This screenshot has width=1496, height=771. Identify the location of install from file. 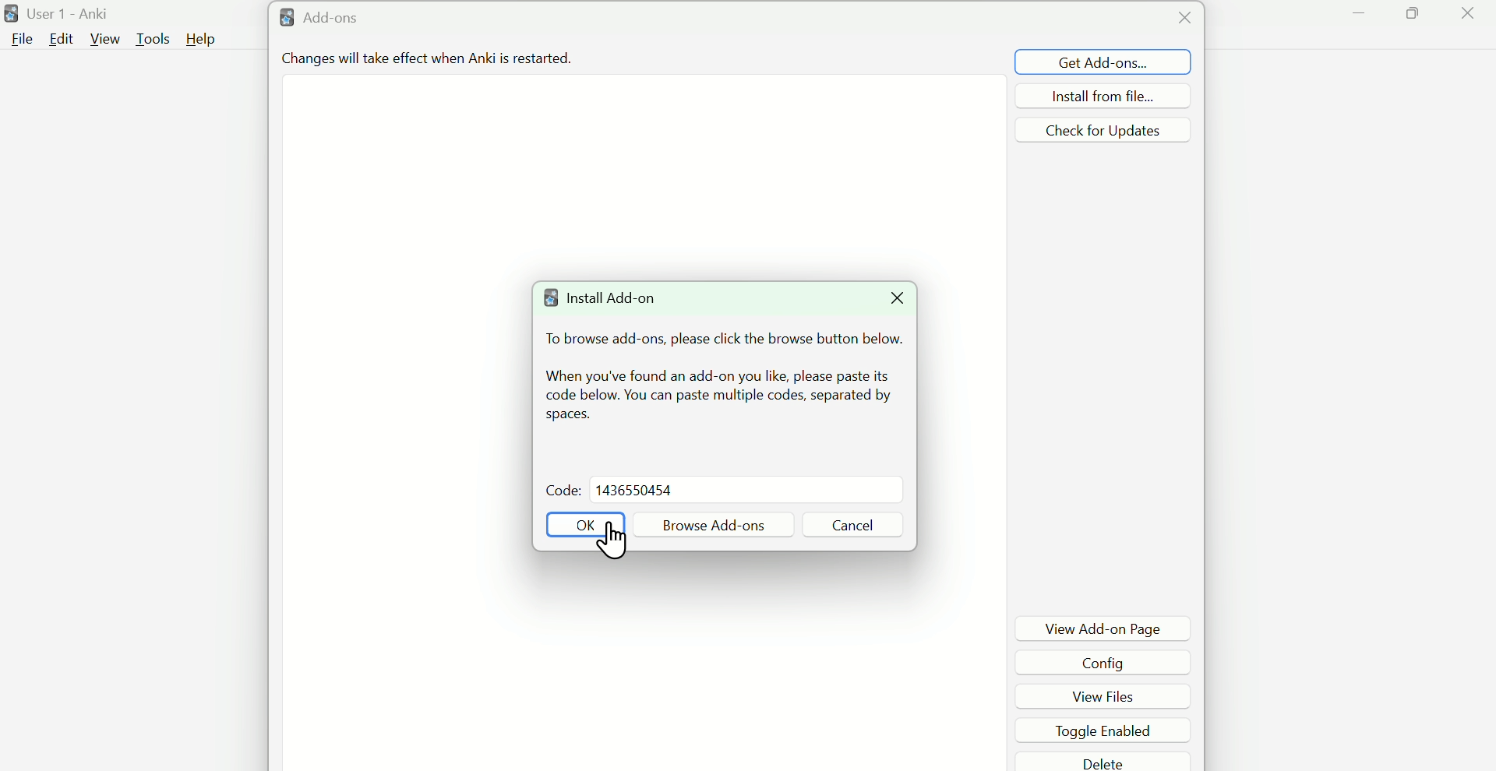
(1102, 96).